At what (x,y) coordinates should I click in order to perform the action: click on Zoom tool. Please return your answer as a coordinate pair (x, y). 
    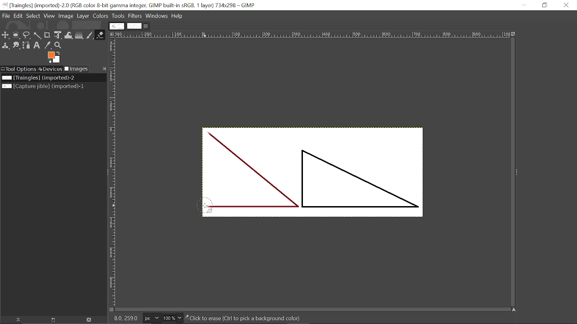
    Looking at the image, I should click on (58, 45).